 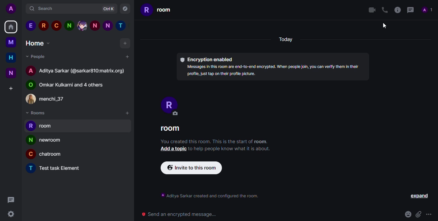 What do you see at coordinates (180, 214) in the screenshot?
I see `send encrypted message` at bounding box center [180, 214].